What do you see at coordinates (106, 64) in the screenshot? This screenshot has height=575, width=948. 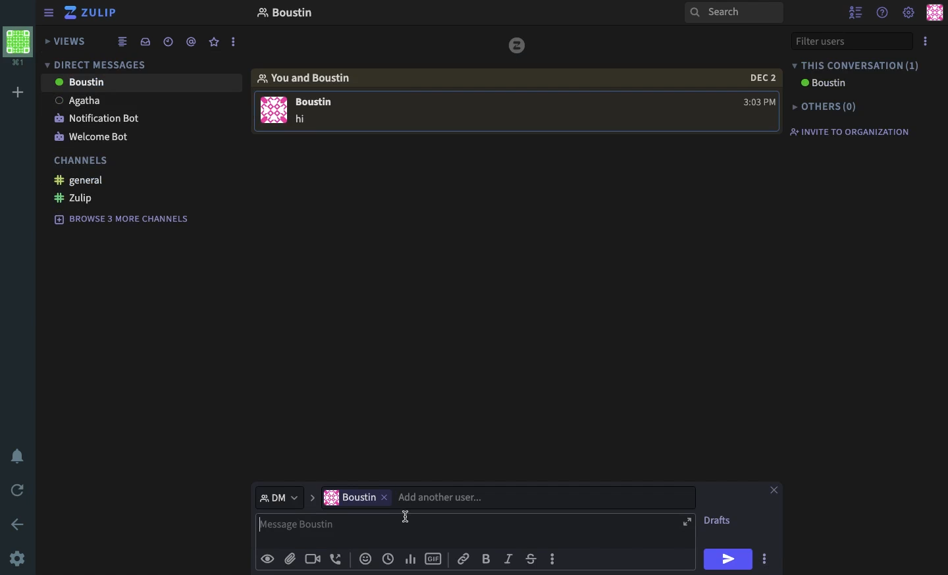 I see `direct messages` at bounding box center [106, 64].